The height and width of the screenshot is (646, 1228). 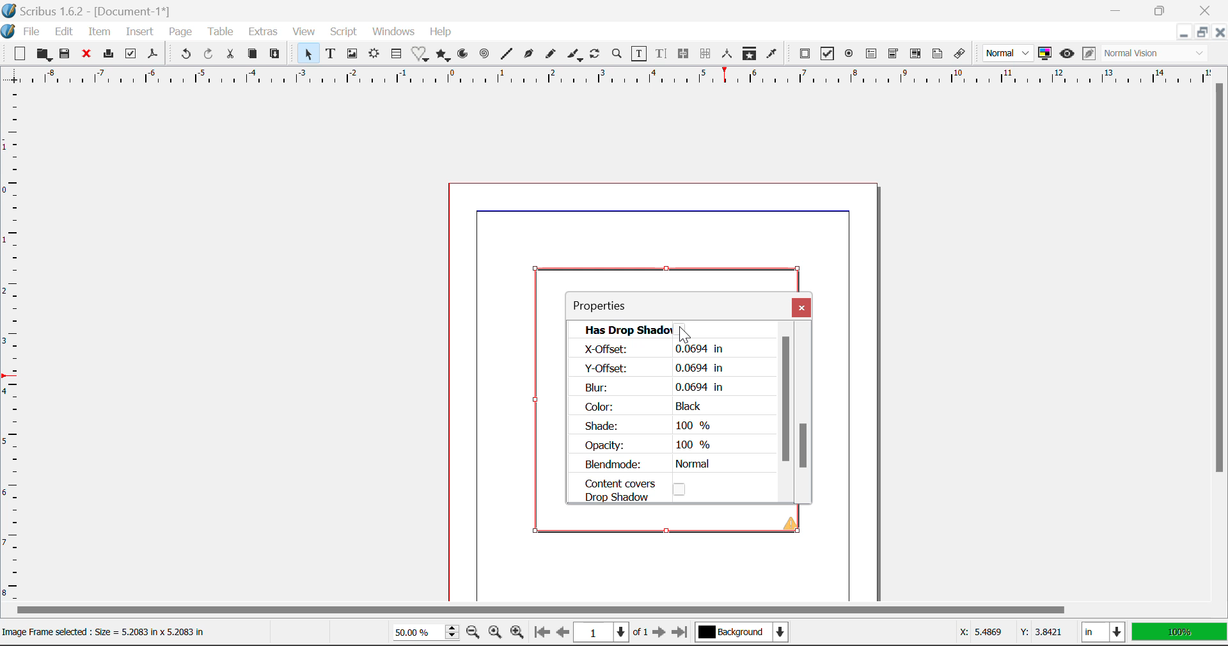 What do you see at coordinates (962, 56) in the screenshot?
I see `Link Annotation` at bounding box center [962, 56].